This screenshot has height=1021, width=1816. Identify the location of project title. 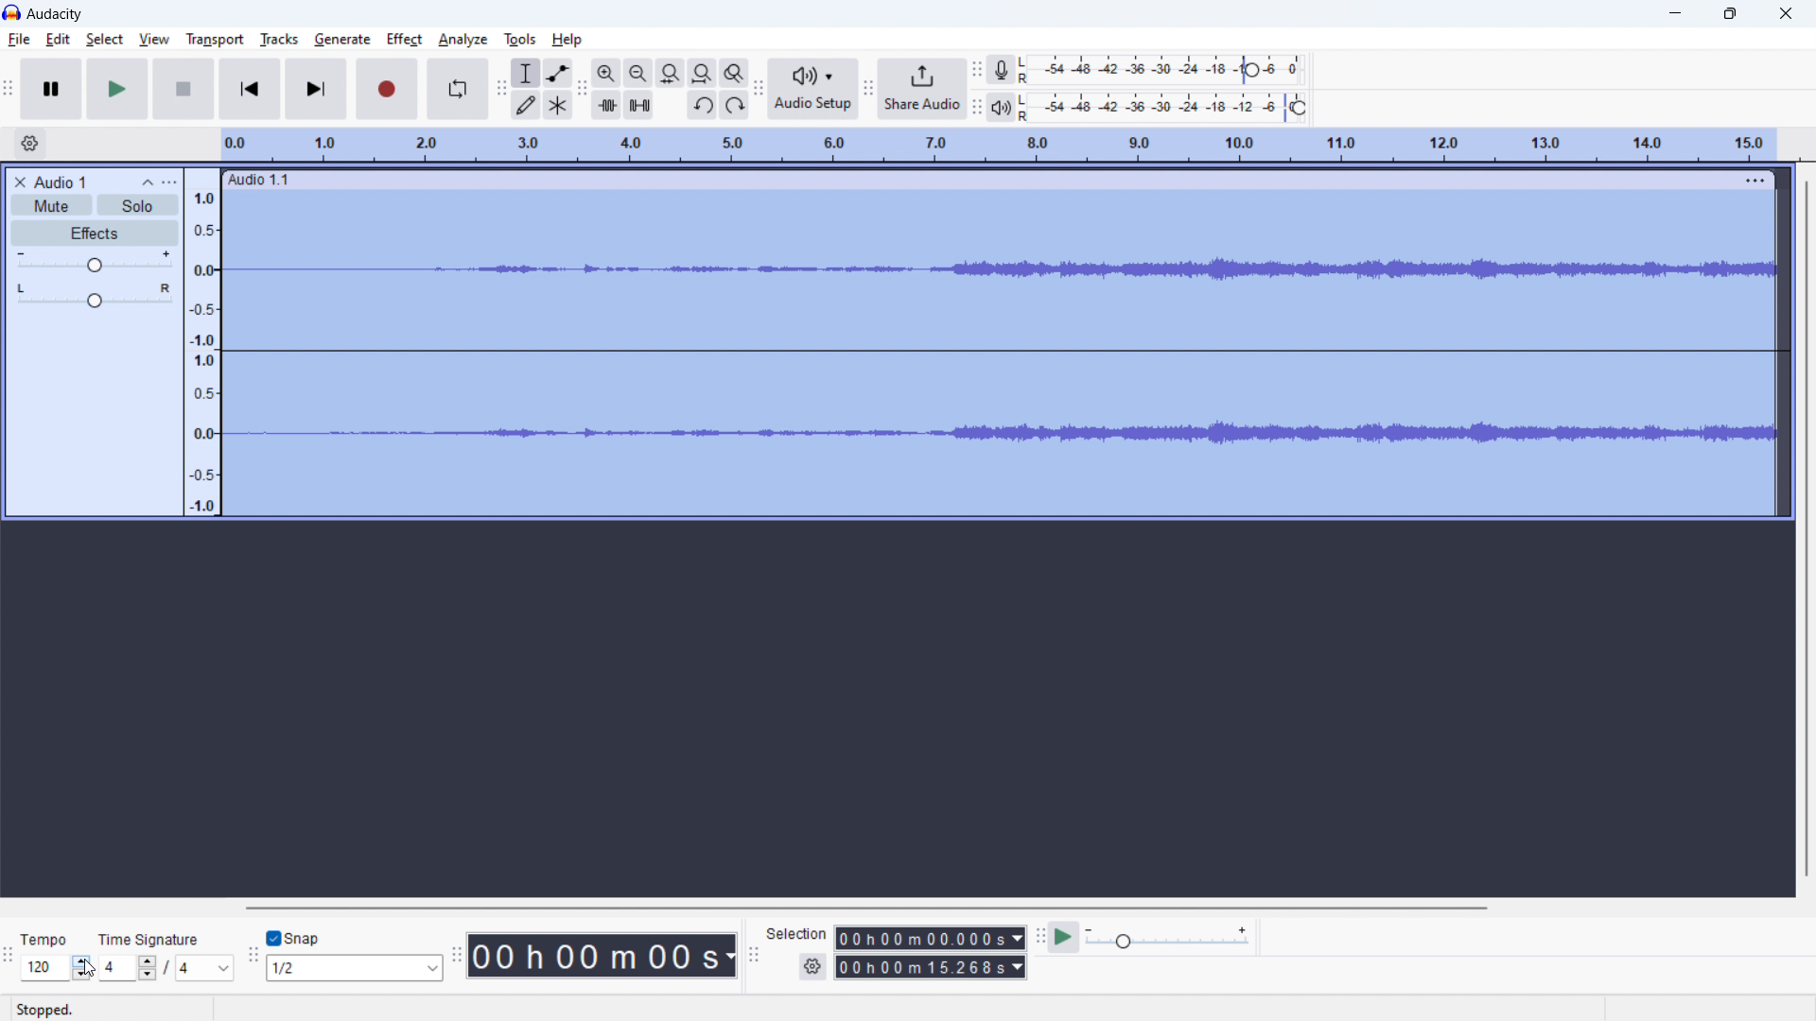
(60, 181).